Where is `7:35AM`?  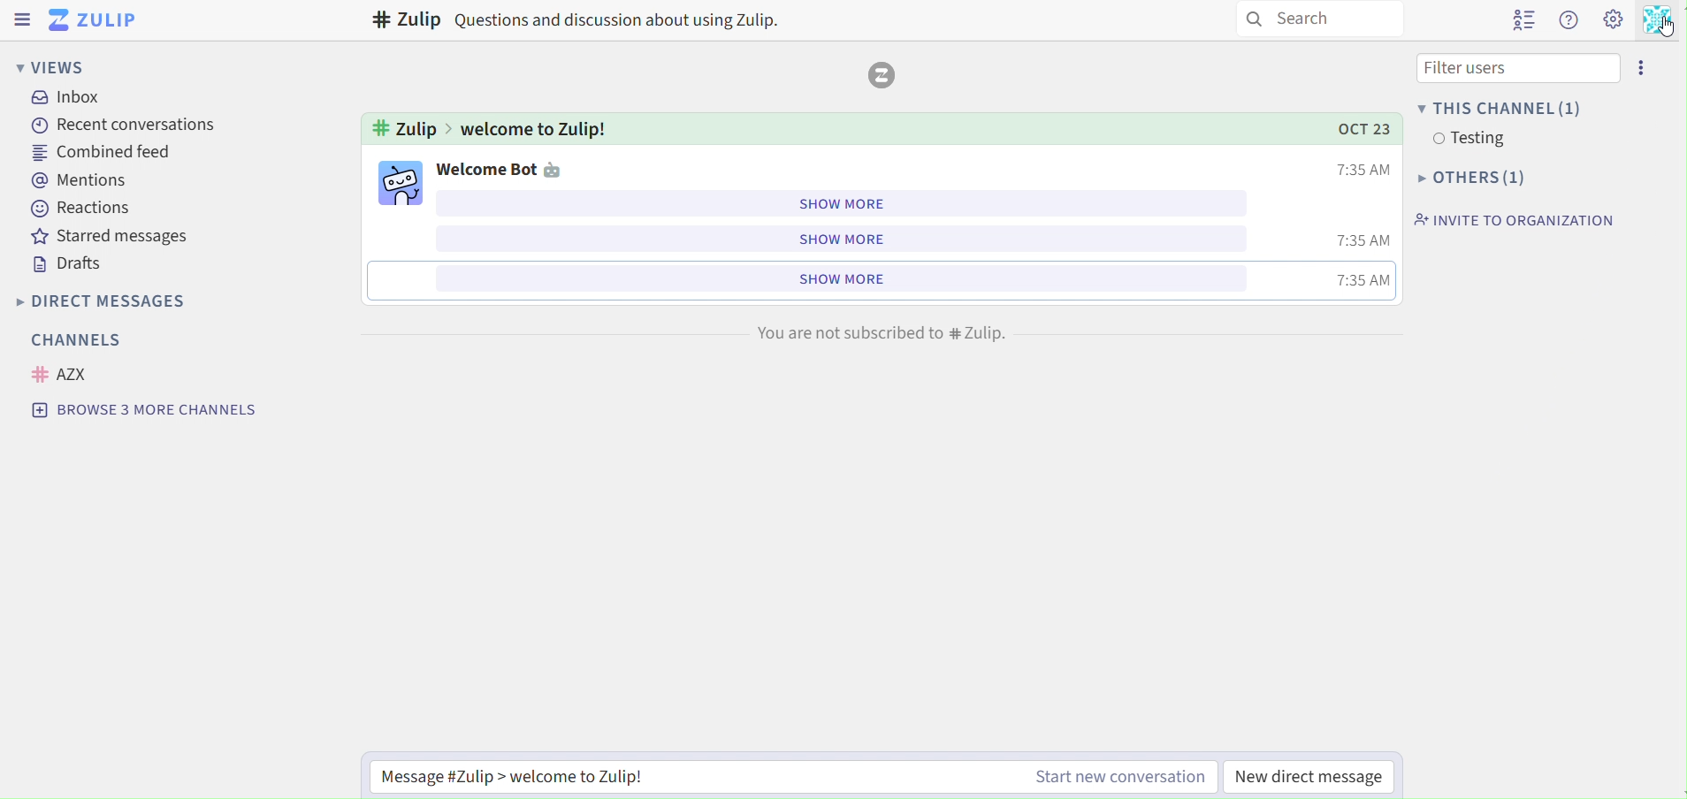
7:35AM is located at coordinates (1362, 279).